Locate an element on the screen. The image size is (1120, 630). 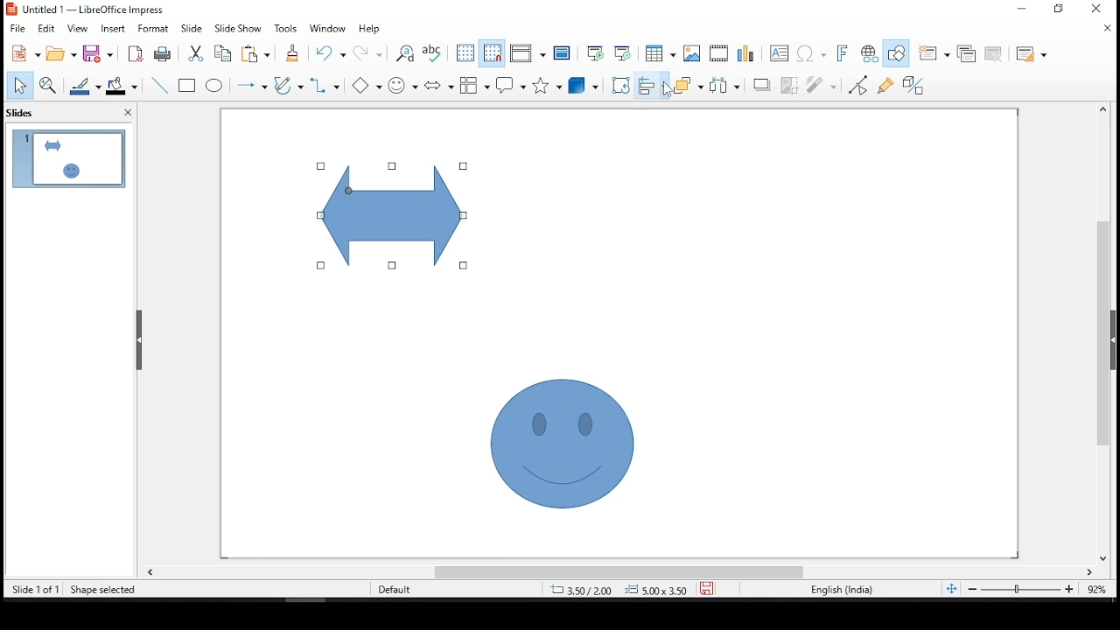
0.00x0.00 is located at coordinates (655, 588).